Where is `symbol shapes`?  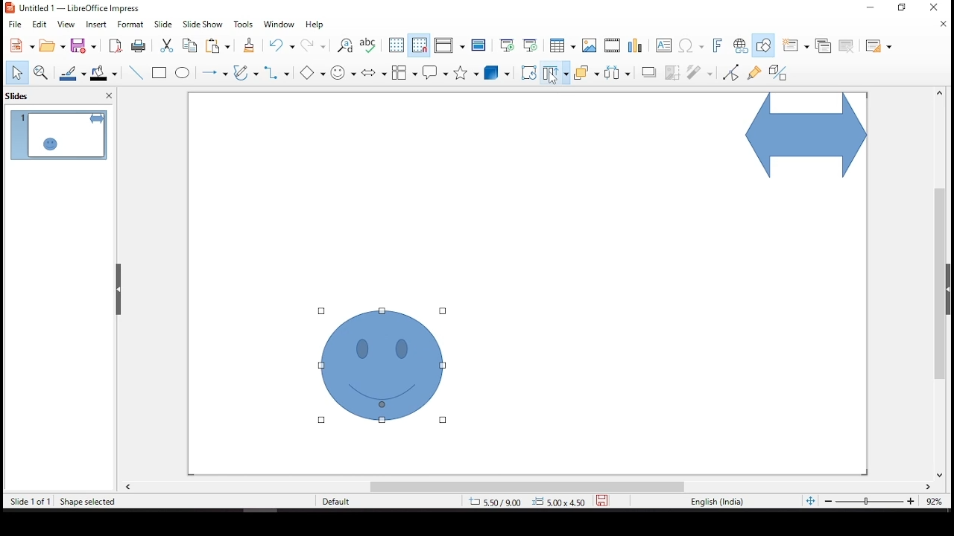 symbol shapes is located at coordinates (345, 71).